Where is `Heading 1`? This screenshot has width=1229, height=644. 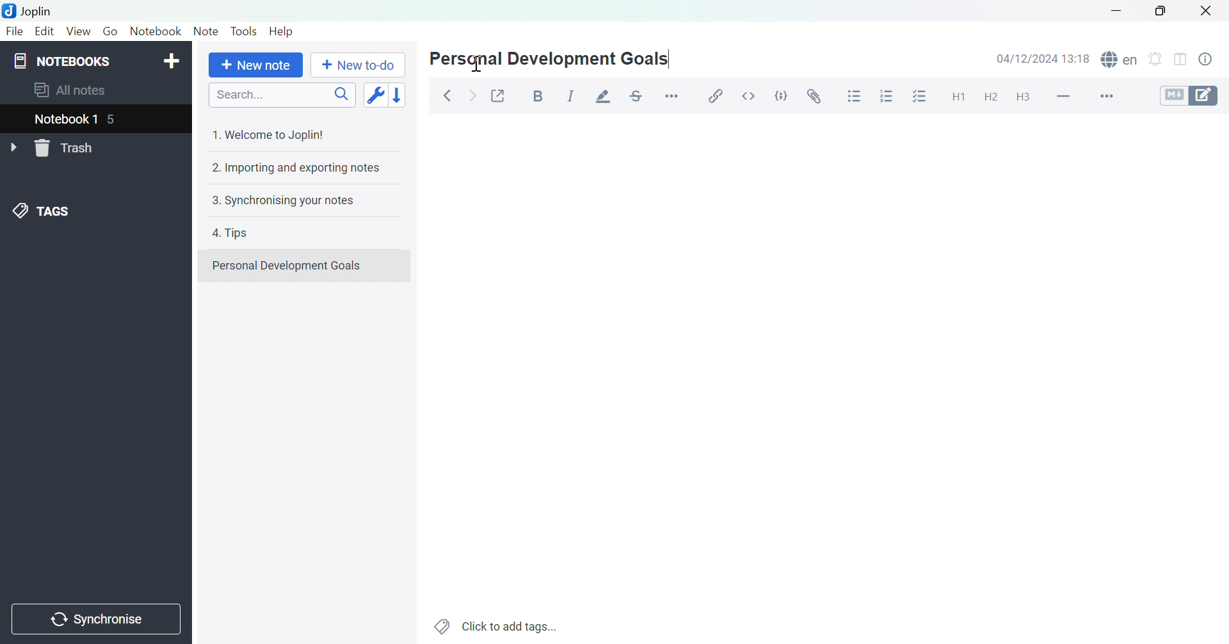
Heading 1 is located at coordinates (959, 98).